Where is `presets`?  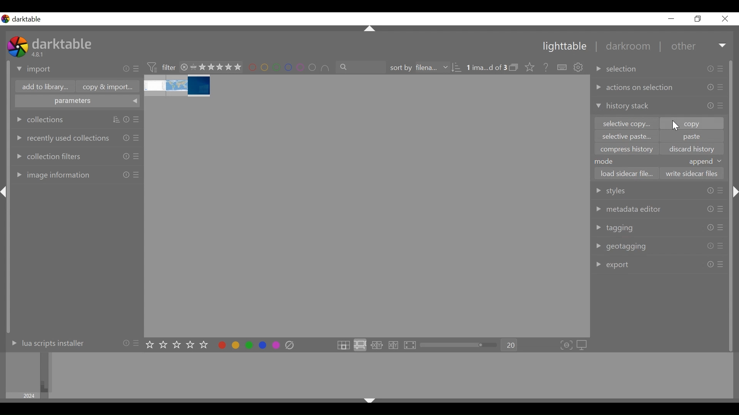 presets is located at coordinates (721, 246).